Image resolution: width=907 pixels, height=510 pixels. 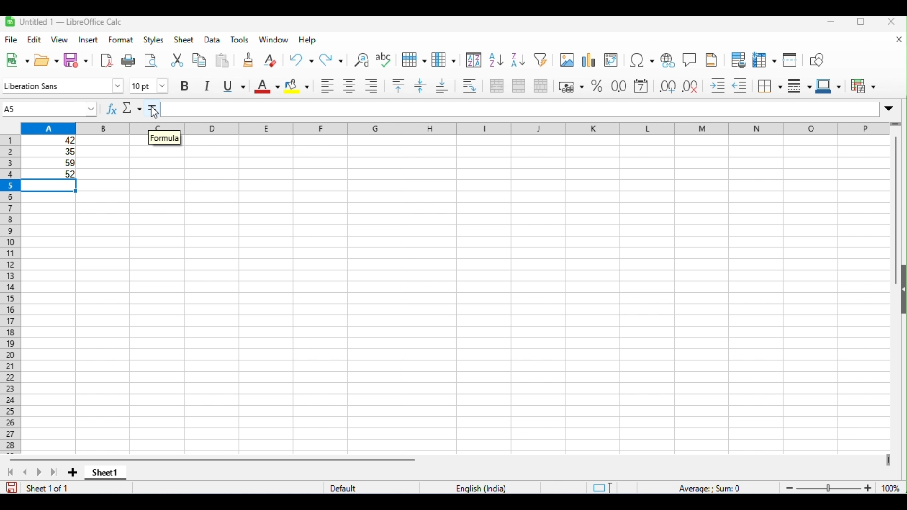 I want to click on previous sheet, so click(x=26, y=472).